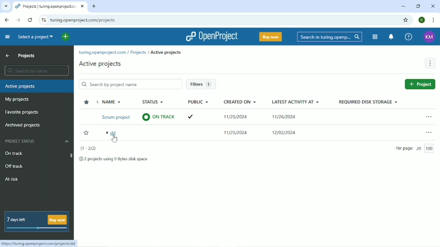 The width and height of the screenshot is (440, 247). What do you see at coordinates (22, 153) in the screenshot?
I see `On track` at bounding box center [22, 153].